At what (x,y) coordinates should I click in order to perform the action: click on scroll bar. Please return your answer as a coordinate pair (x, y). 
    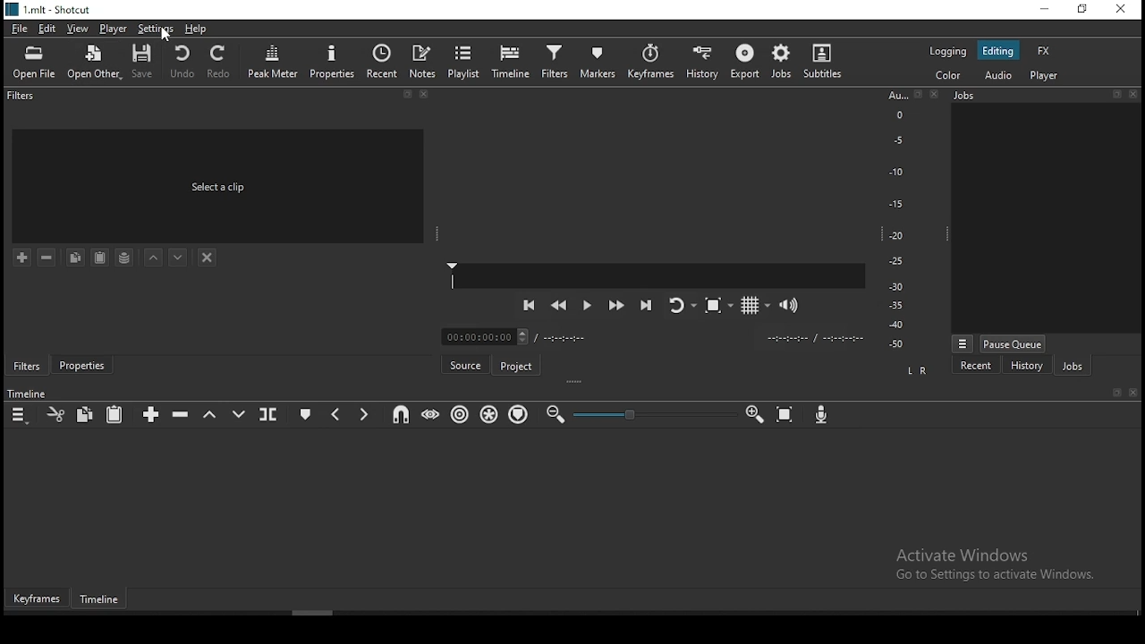
    Looking at the image, I should click on (338, 614).